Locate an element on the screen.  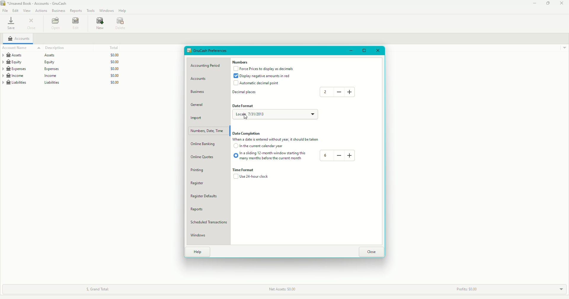
Save is located at coordinates (11, 24).